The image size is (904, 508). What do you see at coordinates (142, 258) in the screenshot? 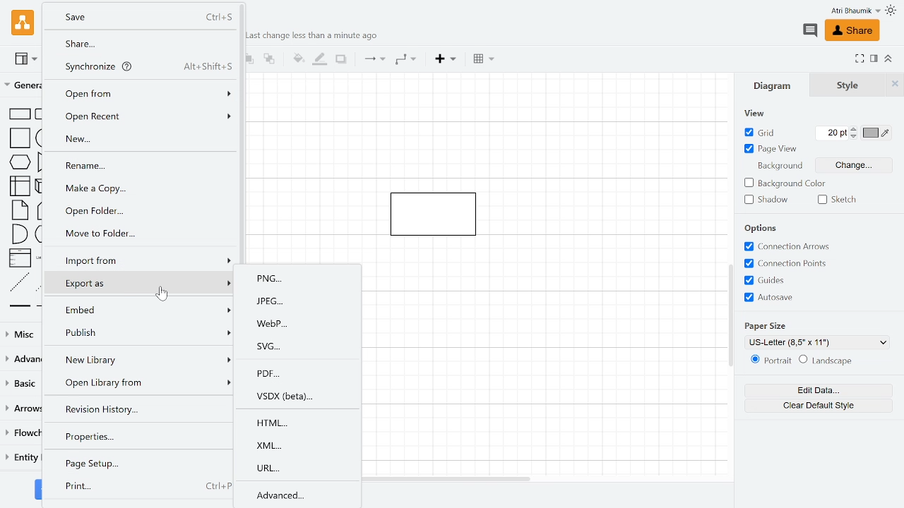
I see `Import form` at bounding box center [142, 258].